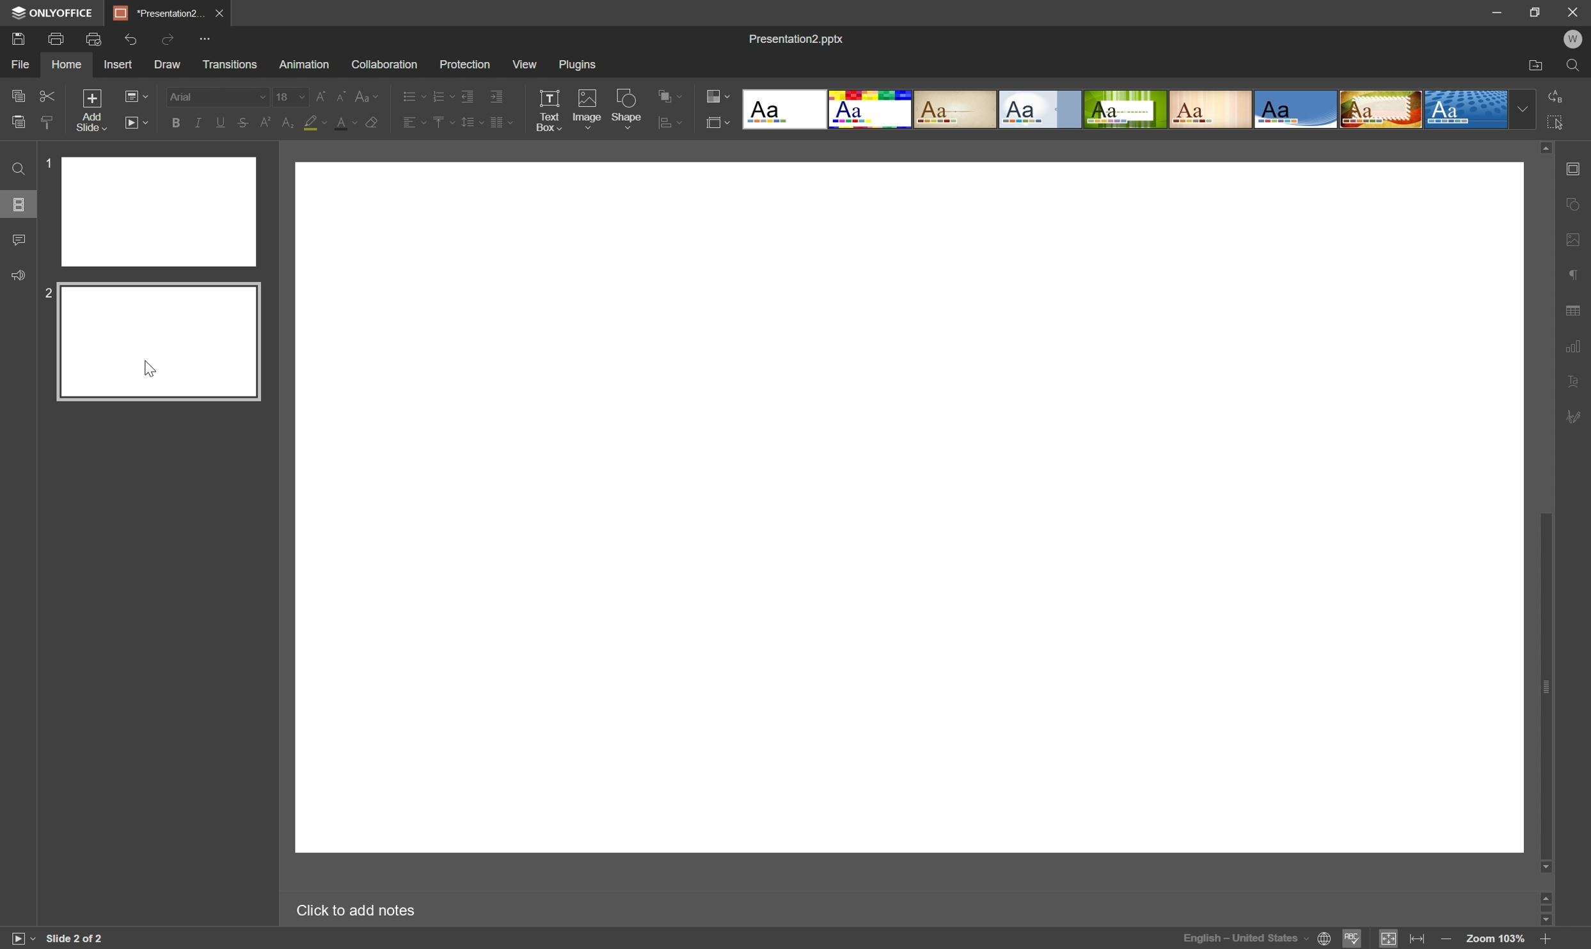 This screenshot has height=949, width=1591. What do you see at coordinates (241, 123) in the screenshot?
I see `Strikethrough` at bounding box center [241, 123].